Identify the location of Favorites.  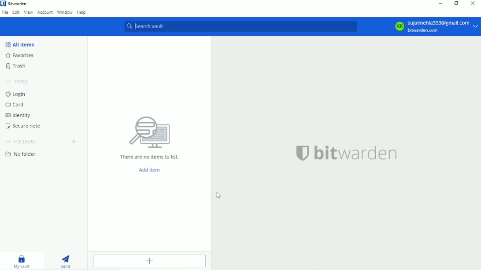
(22, 56).